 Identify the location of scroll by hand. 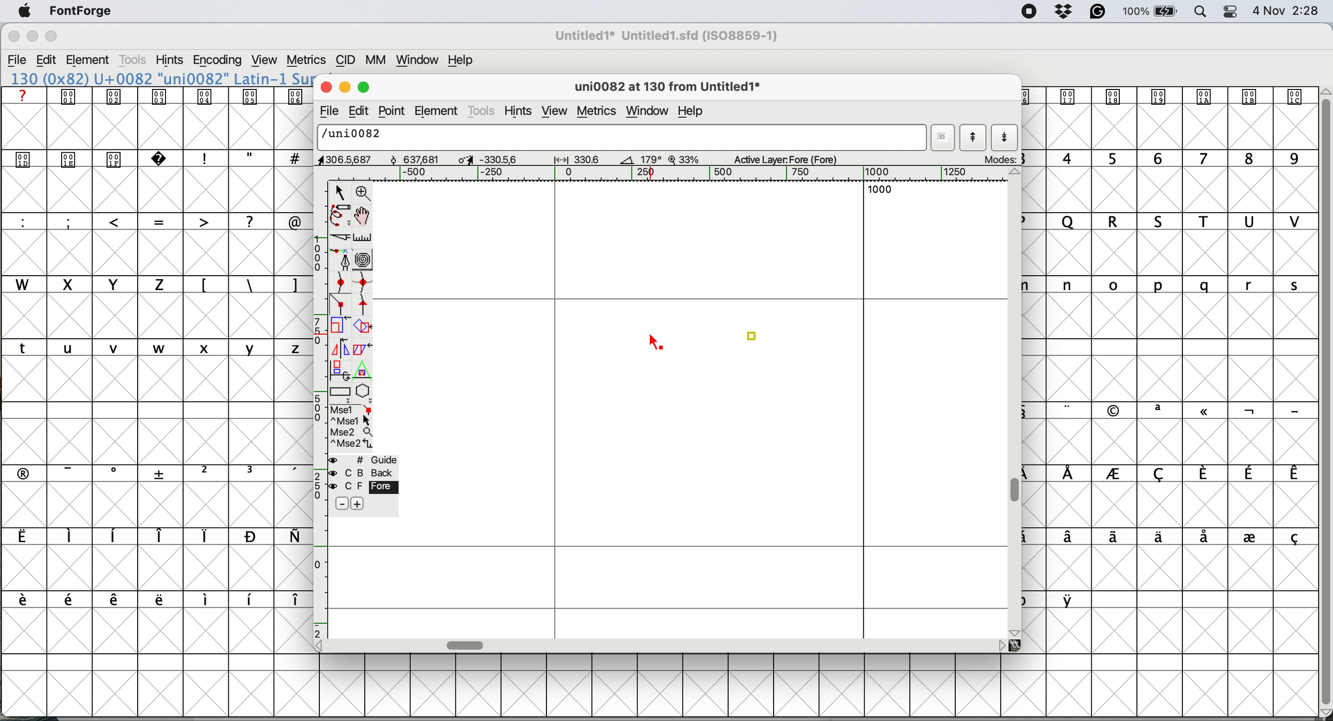
(364, 216).